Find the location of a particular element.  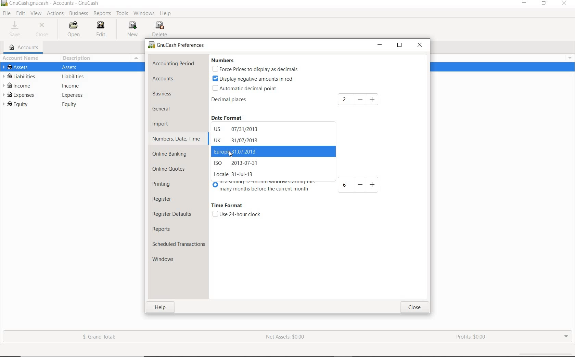

close is located at coordinates (414, 308).